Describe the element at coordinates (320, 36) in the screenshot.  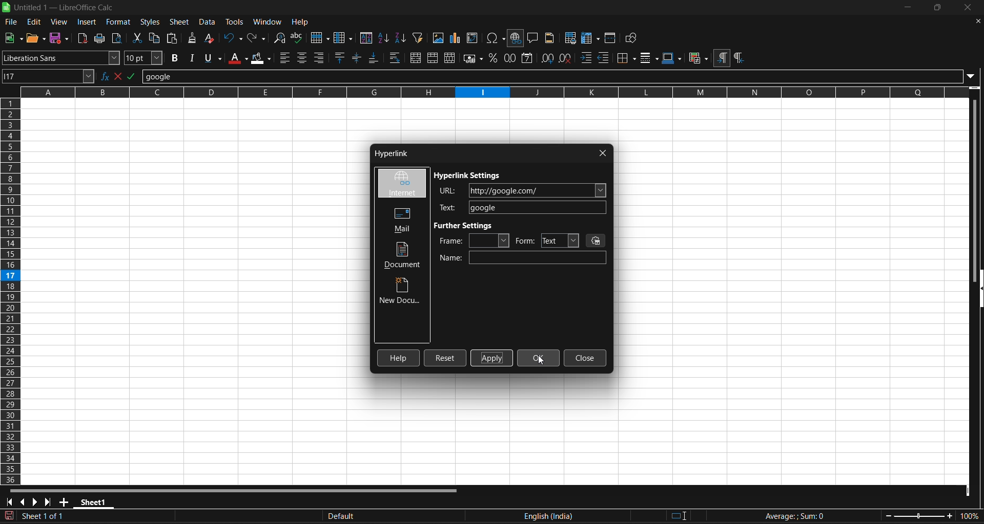
I see `row` at that location.